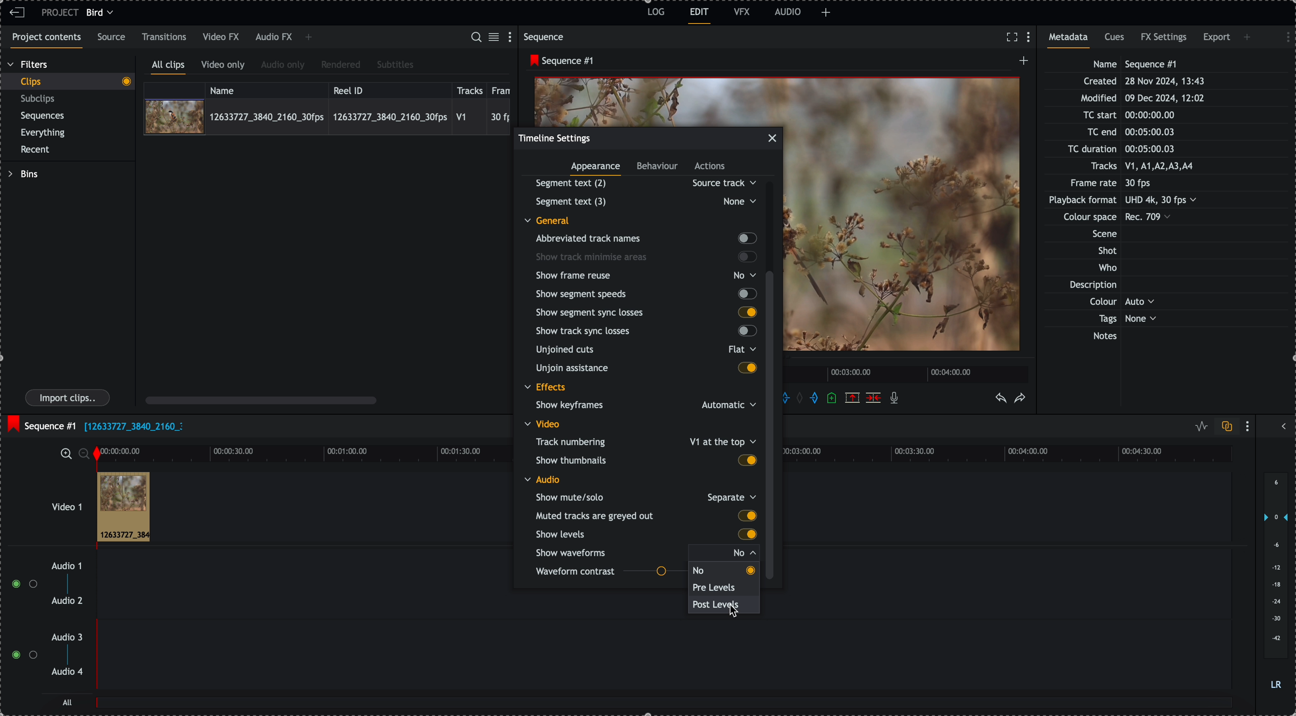  I want to click on tracks, so click(470, 89).